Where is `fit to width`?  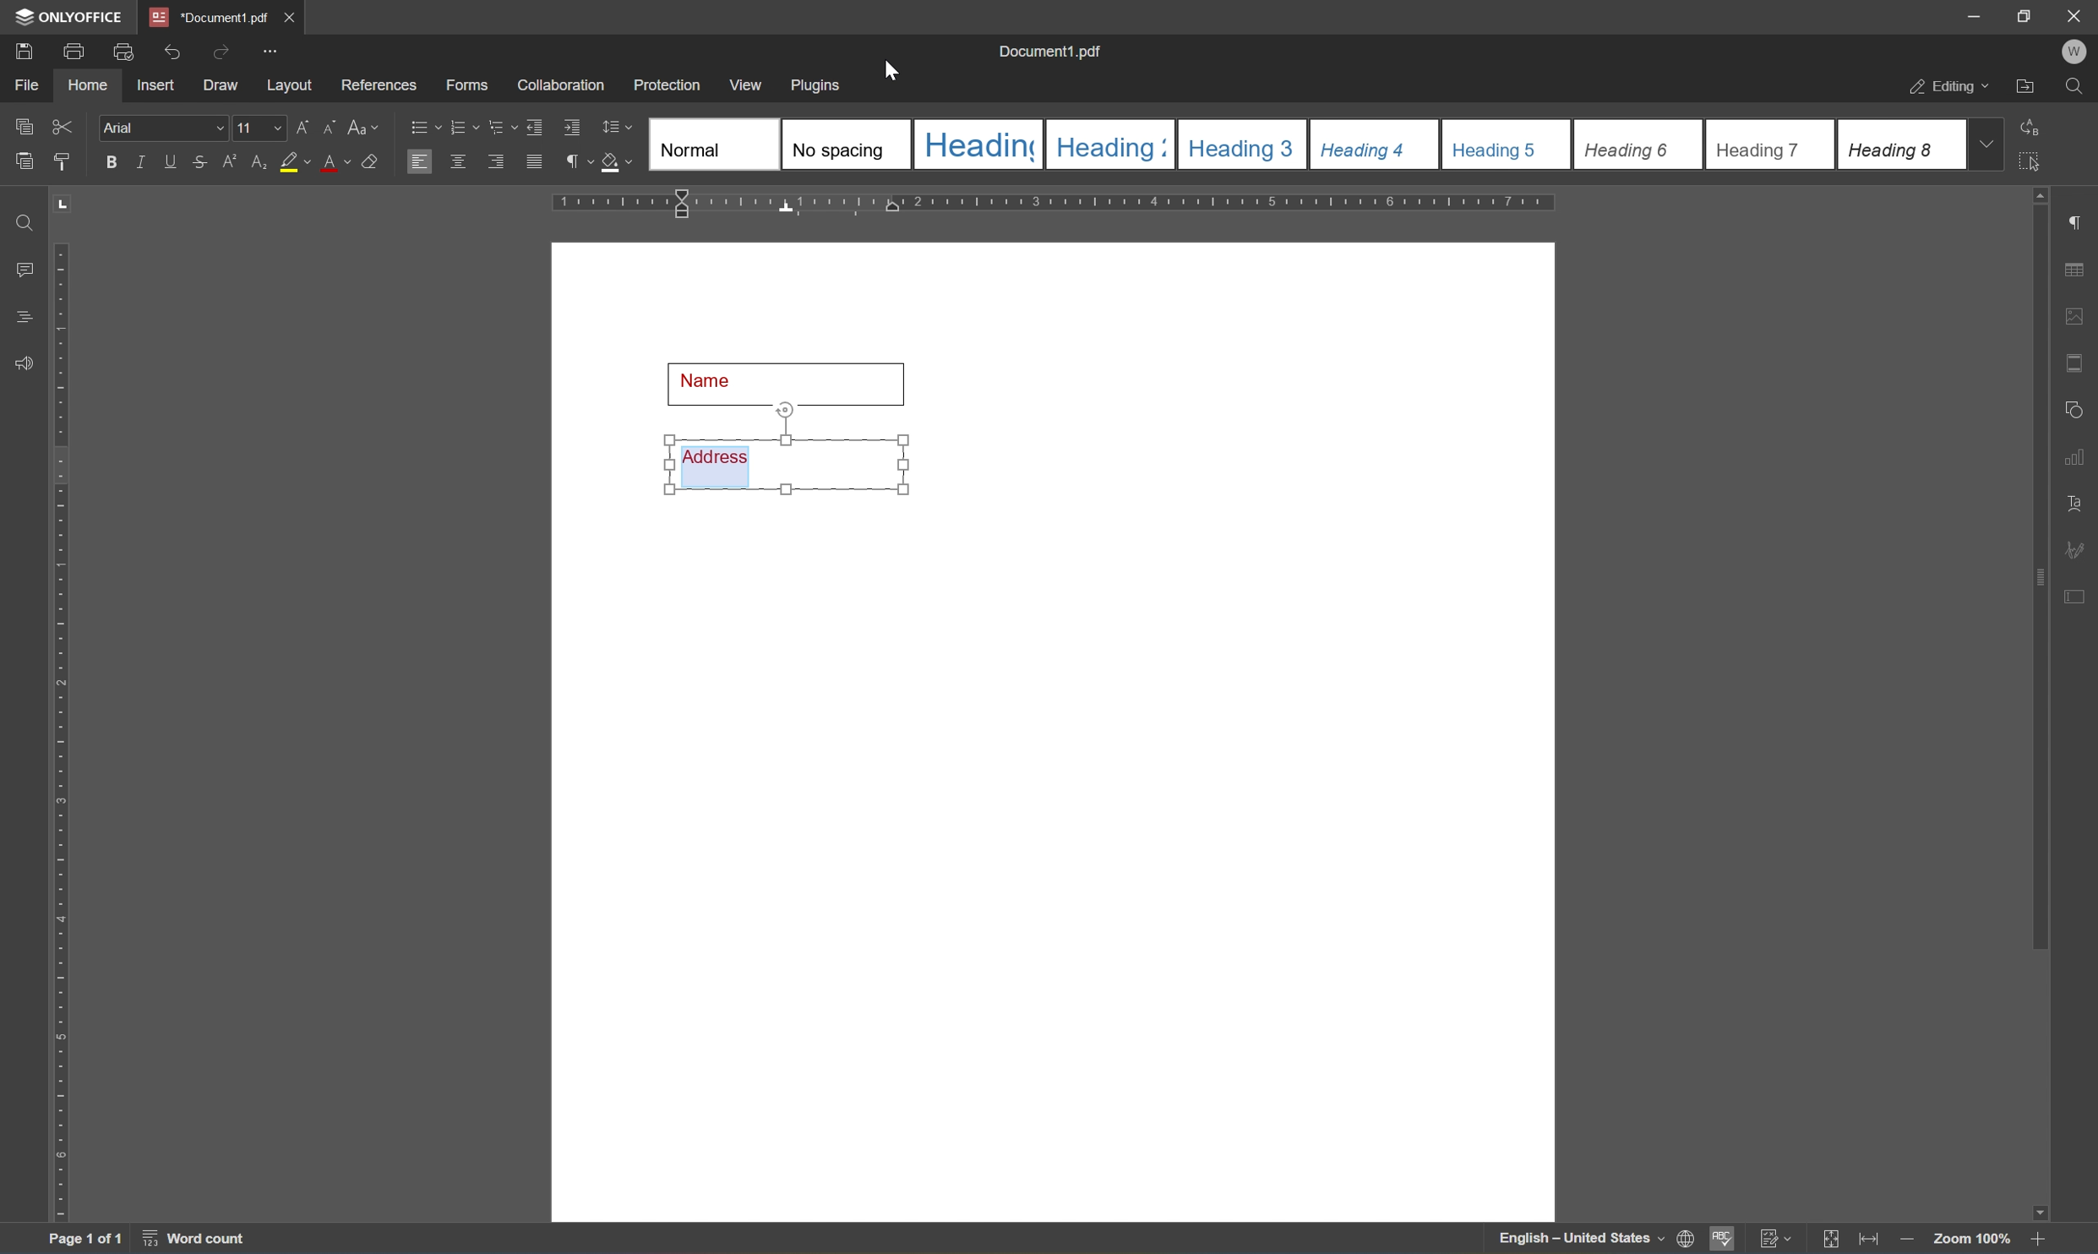 fit to width is located at coordinates (1867, 1242).